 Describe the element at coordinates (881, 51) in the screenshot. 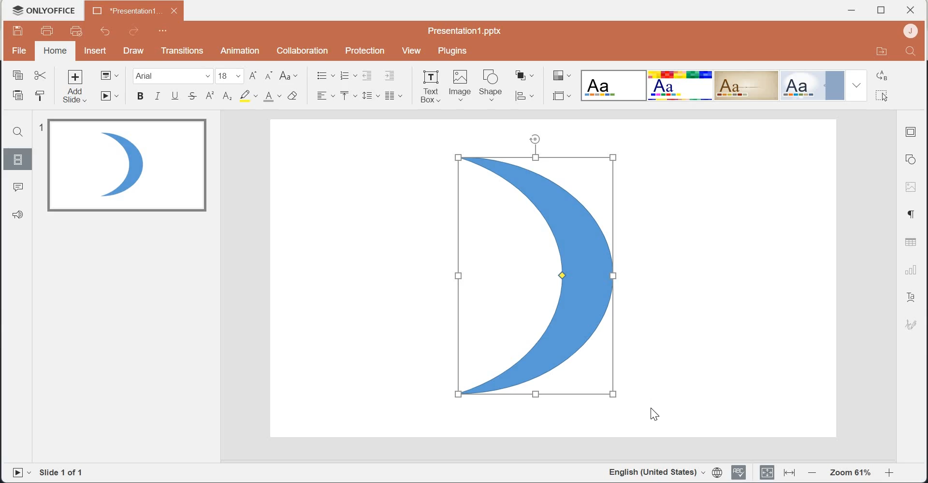

I see `Open in file location` at that location.